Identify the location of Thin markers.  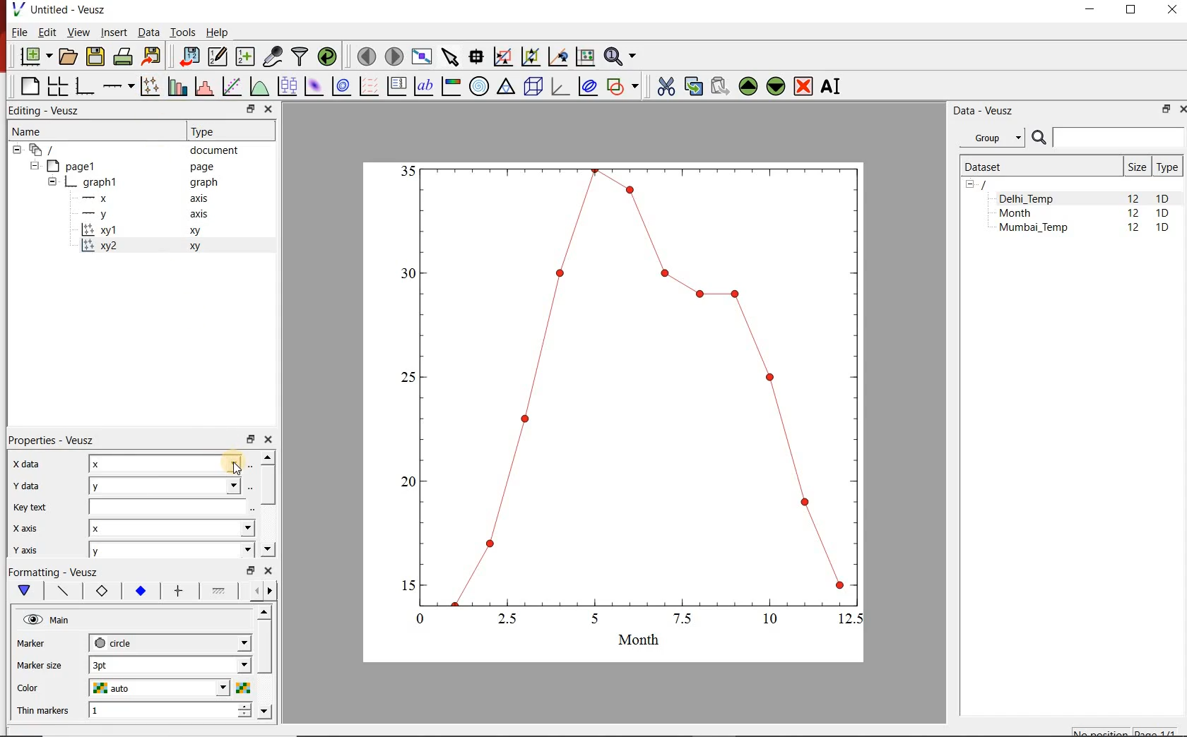
(42, 712).